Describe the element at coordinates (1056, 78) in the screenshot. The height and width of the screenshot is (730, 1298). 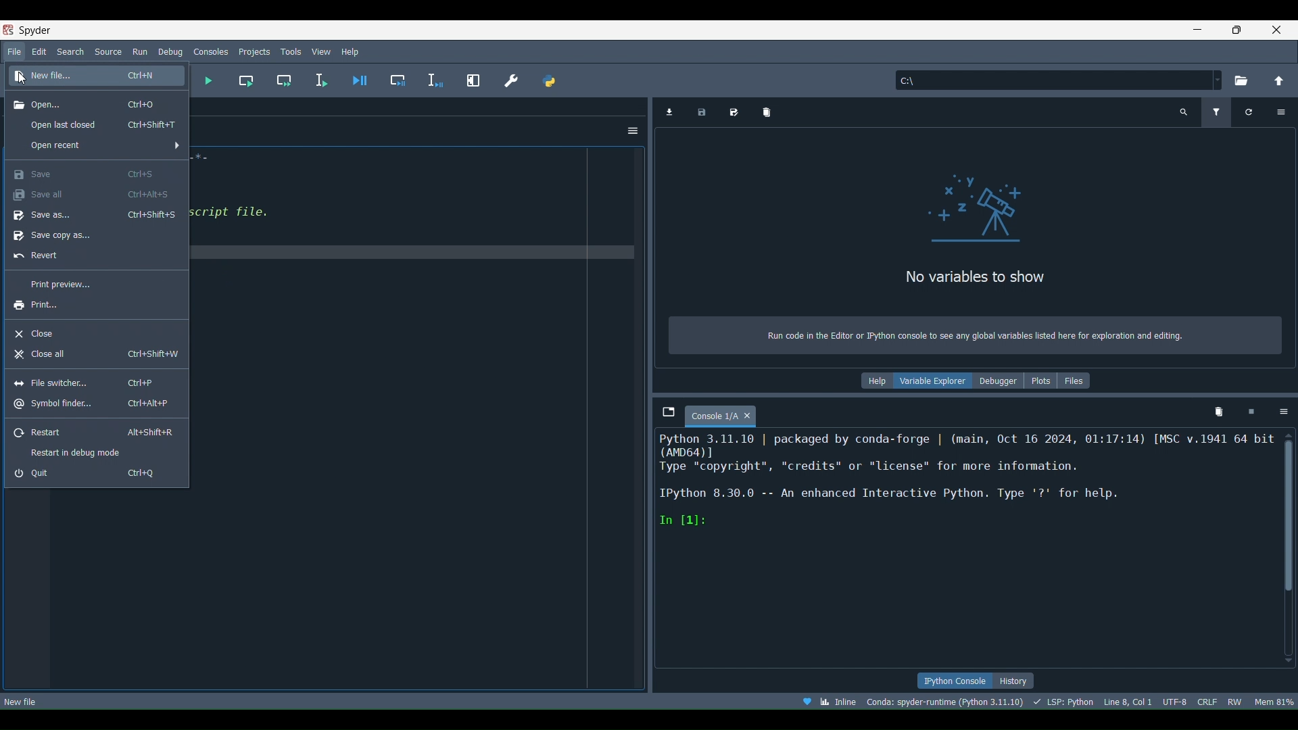
I see `File location` at that location.